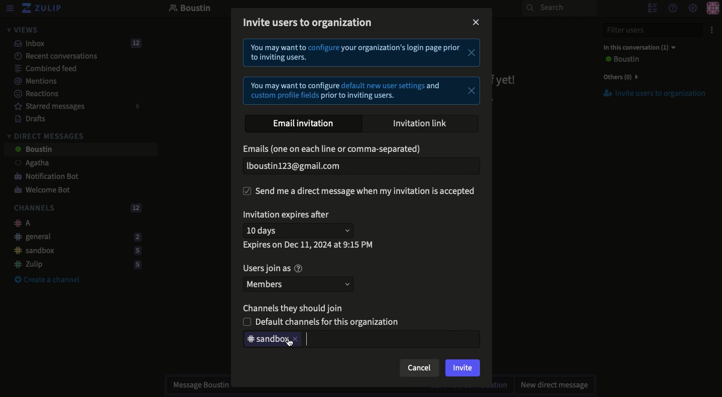 This screenshot has height=397, width=722. What do you see at coordinates (20, 223) in the screenshot?
I see `A` at bounding box center [20, 223].